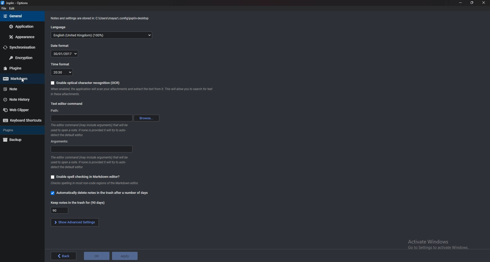 The image size is (490, 262). I want to click on path, so click(56, 111).